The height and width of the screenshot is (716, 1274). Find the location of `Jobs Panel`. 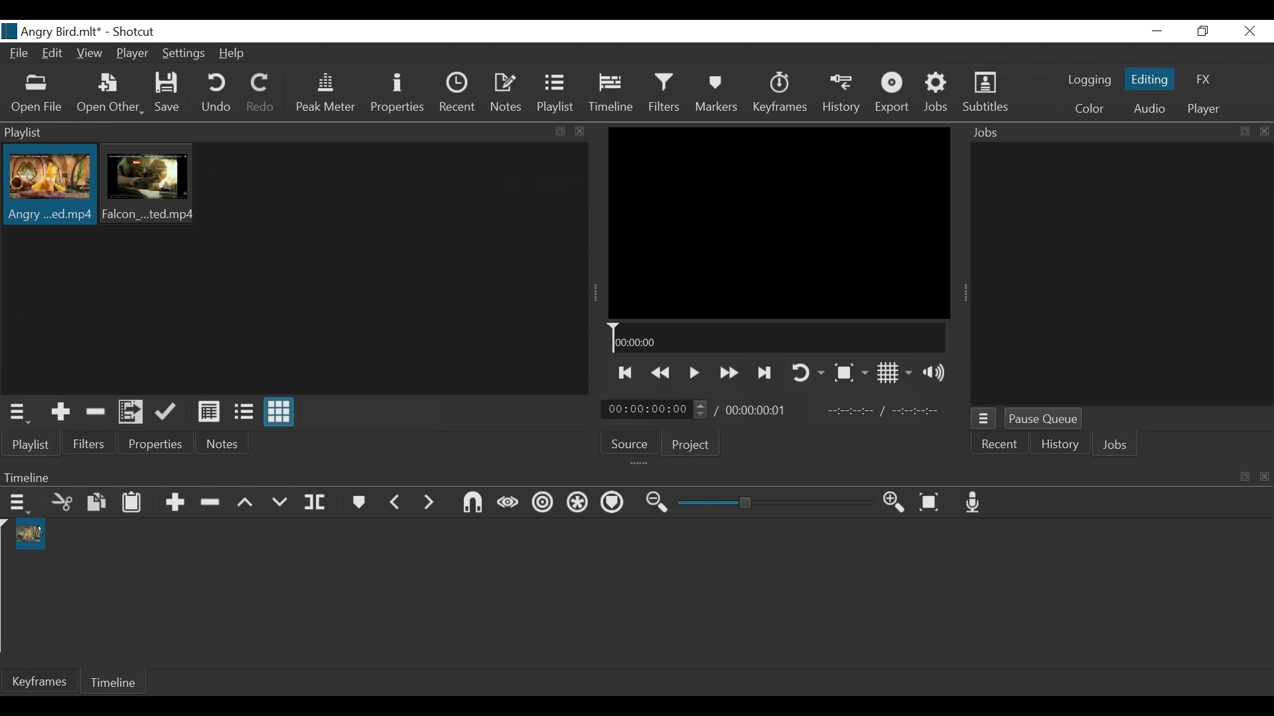

Jobs Panel is located at coordinates (1120, 276).